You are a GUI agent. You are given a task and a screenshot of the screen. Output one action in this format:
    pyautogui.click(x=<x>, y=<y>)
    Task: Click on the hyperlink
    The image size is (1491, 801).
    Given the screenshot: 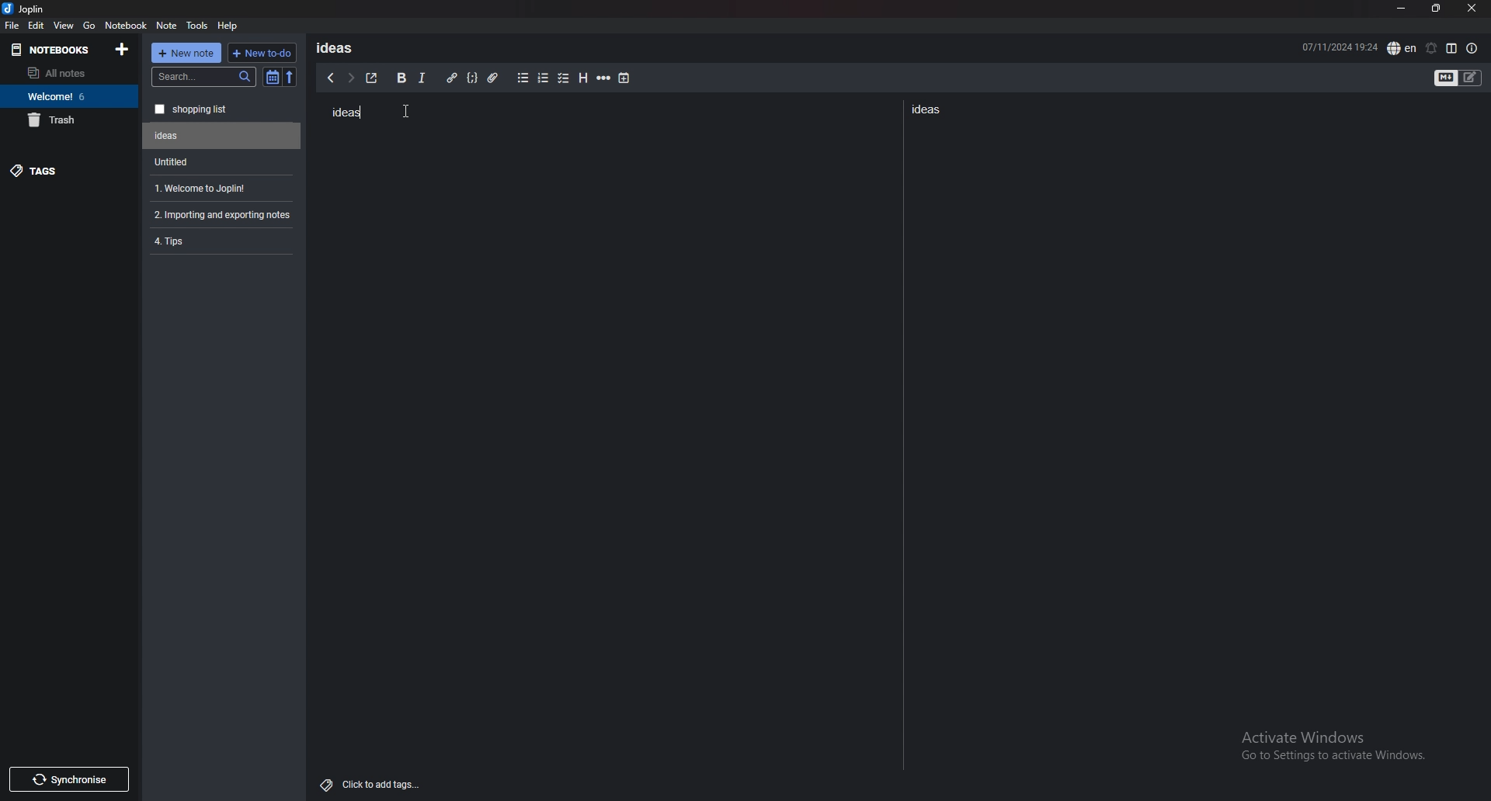 What is the action you would take?
    pyautogui.click(x=451, y=78)
    